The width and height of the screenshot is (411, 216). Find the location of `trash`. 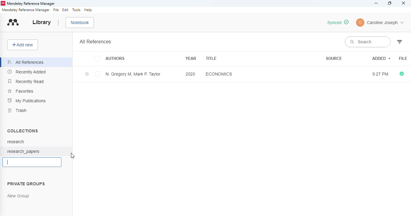

trash is located at coordinates (18, 110).